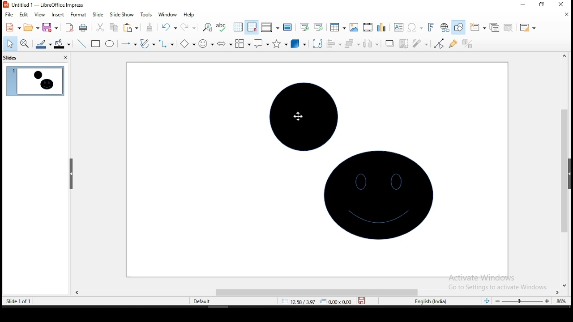  I want to click on crop image, so click(404, 43).